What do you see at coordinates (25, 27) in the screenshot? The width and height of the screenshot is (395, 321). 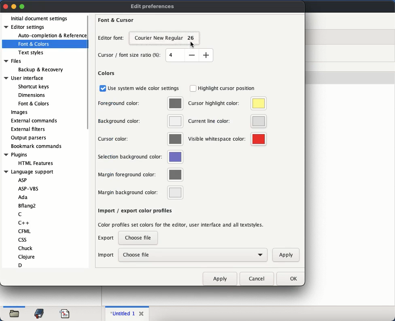 I see `editor settings` at bounding box center [25, 27].